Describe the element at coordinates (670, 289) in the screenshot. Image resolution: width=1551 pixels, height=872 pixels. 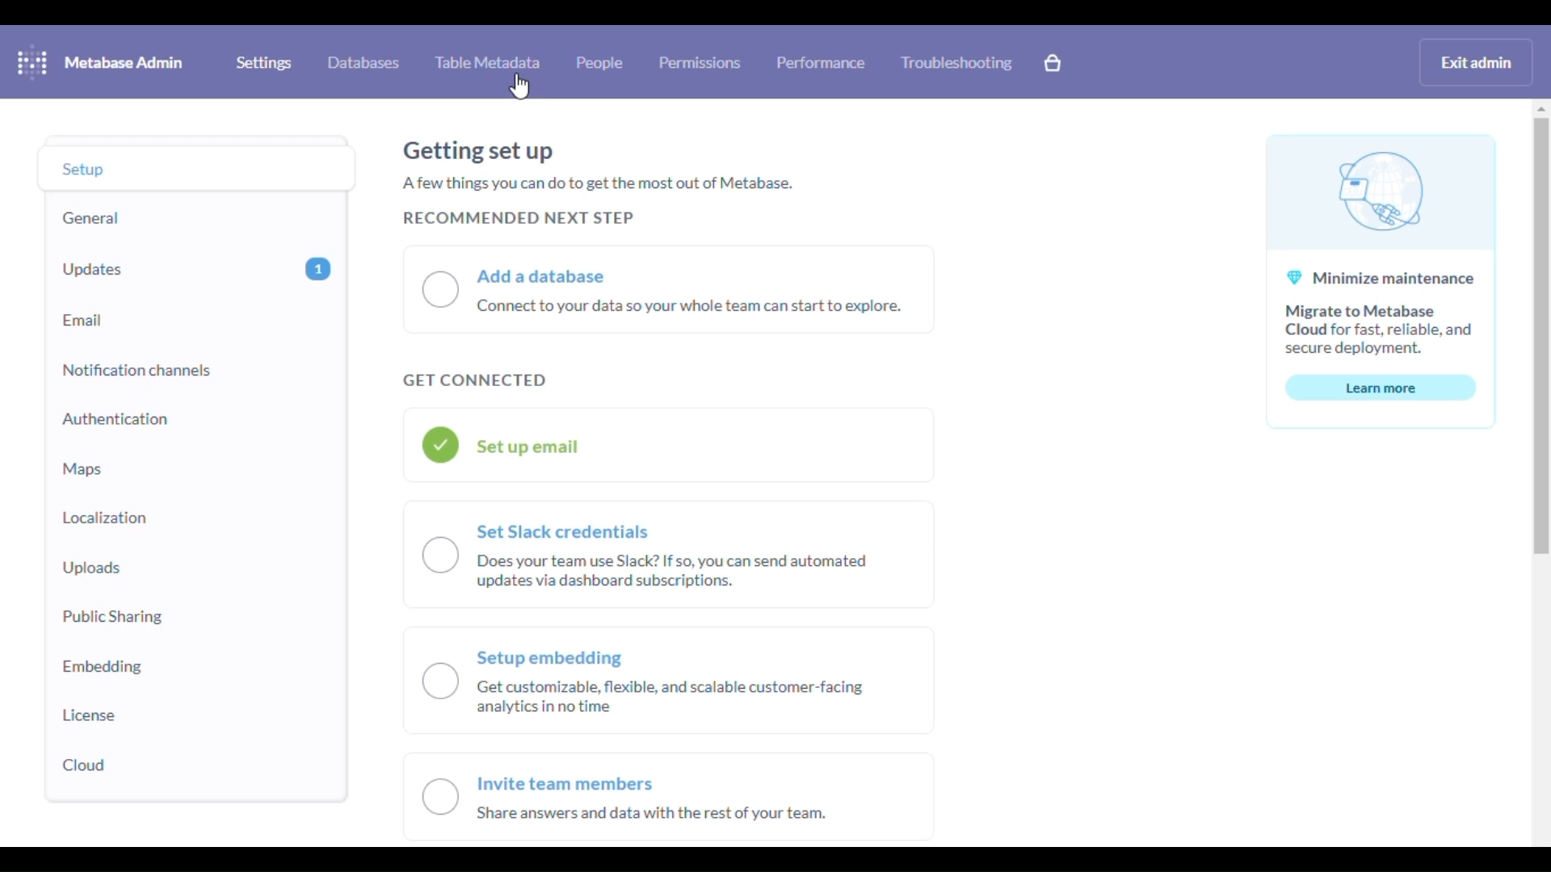
I see `add a database` at that location.